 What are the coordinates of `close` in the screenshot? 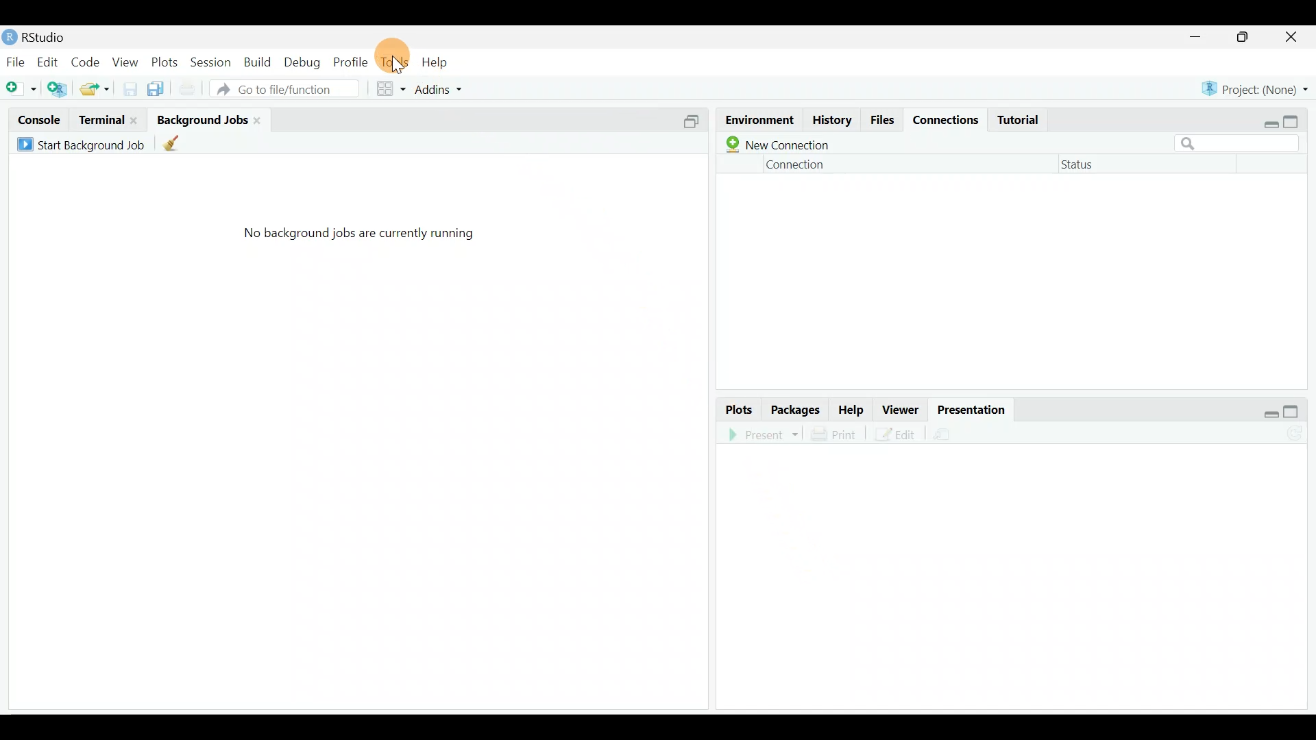 It's located at (1291, 37).